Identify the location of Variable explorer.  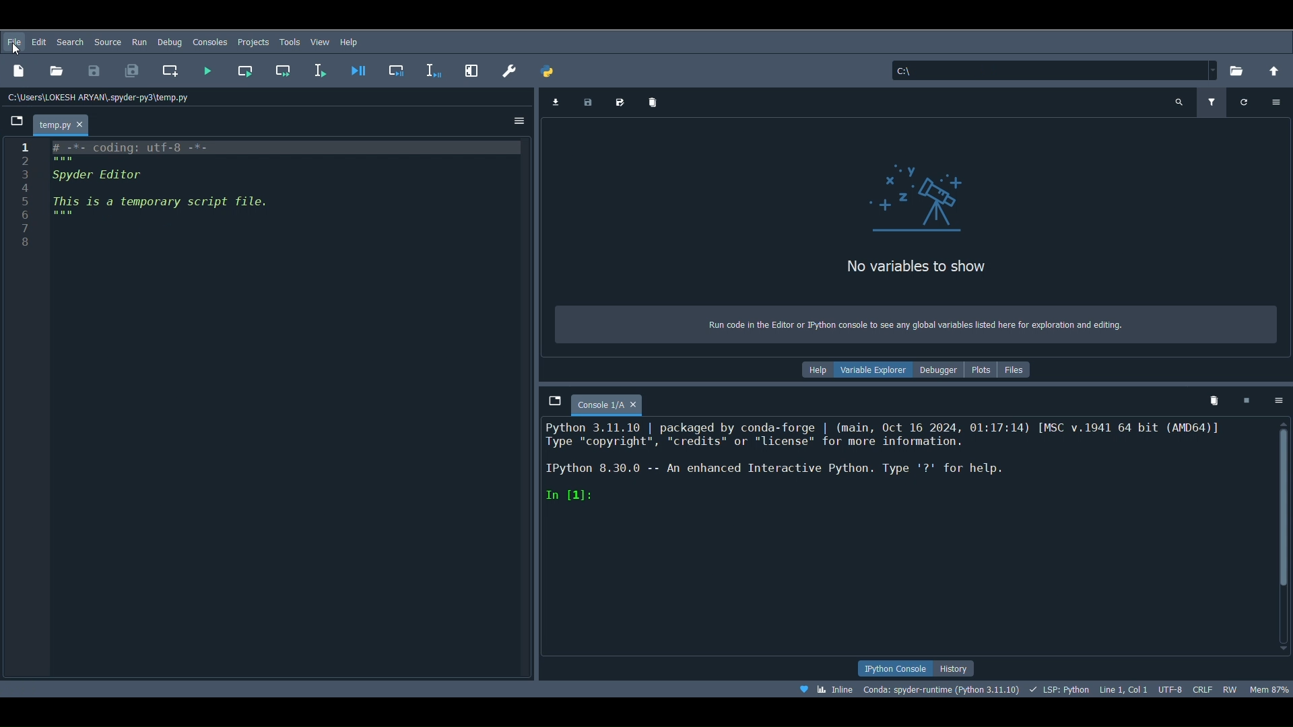
(874, 368).